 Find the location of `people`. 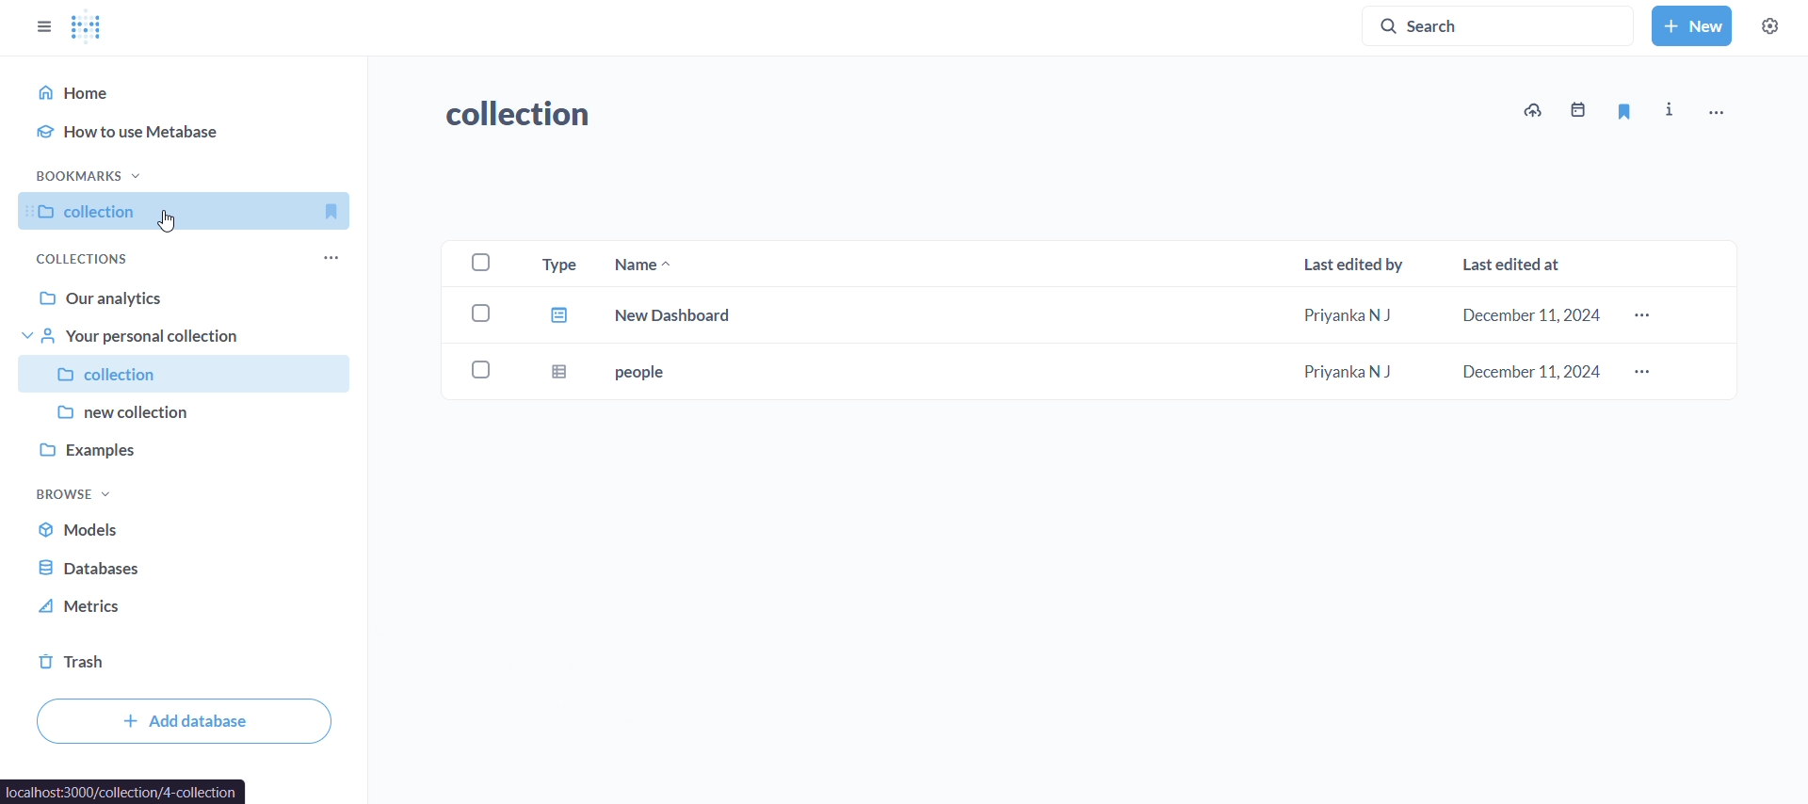

people is located at coordinates (716, 367).